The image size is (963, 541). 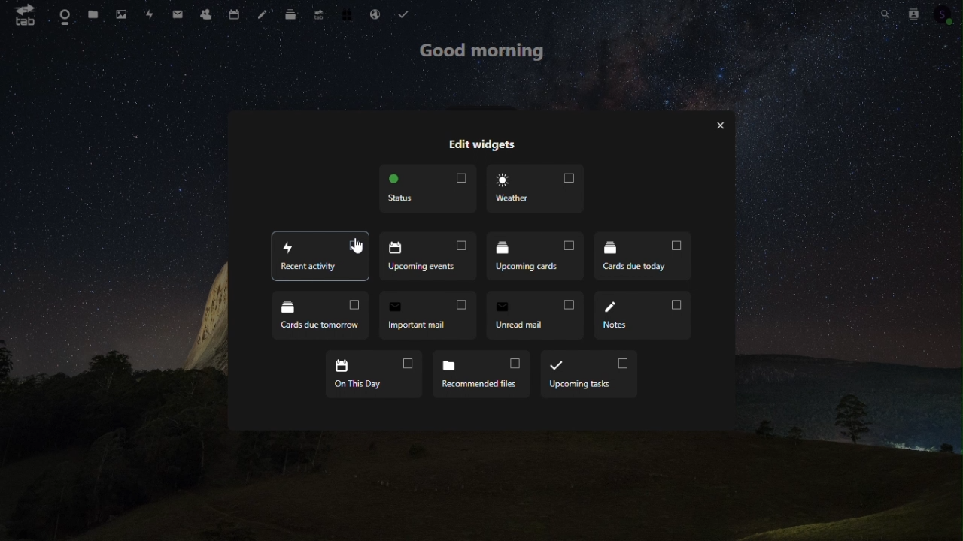 What do you see at coordinates (721, 126) in the screenshot?
I see `close` at bounding box center [721, 126].